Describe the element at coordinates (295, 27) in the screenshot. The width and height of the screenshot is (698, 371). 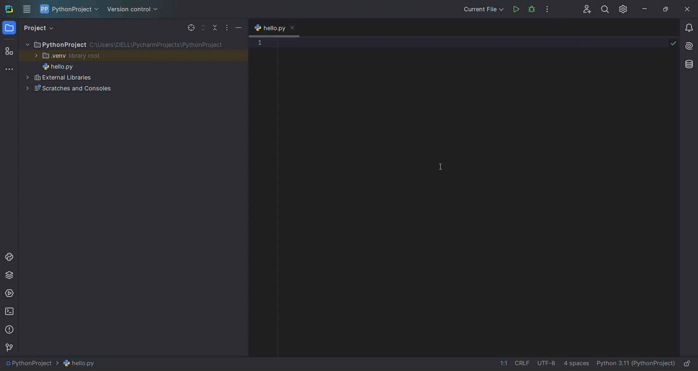
I see `close` at that location.